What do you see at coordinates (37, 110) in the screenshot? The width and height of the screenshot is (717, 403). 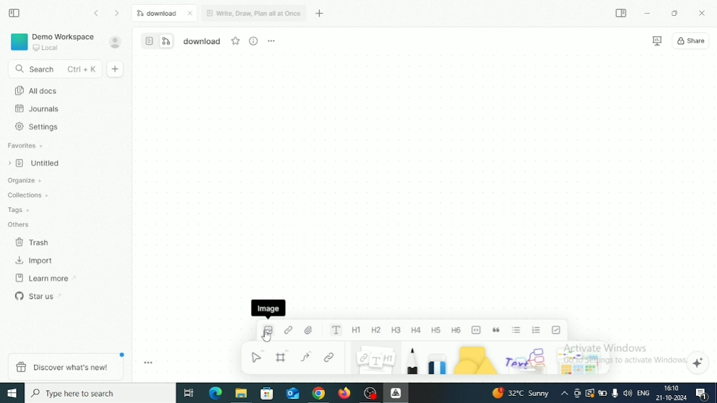 I see `Journals` at bounding box center [37, 110].